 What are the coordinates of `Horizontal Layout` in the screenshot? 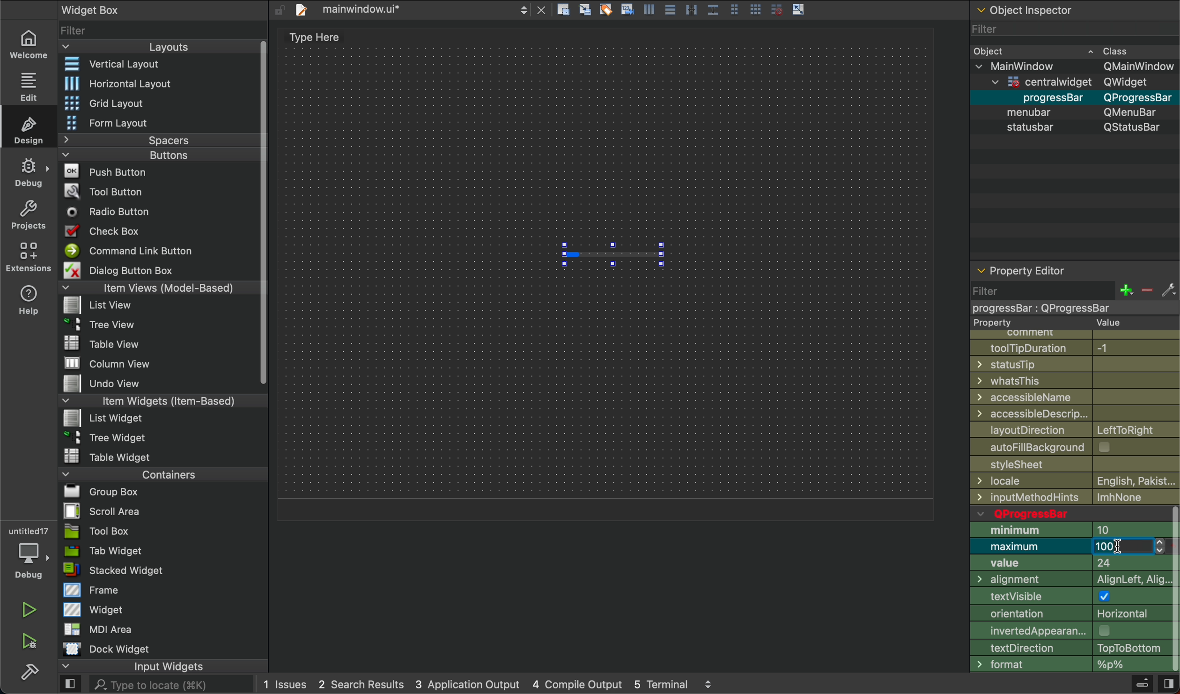 It's located at (152, 83).